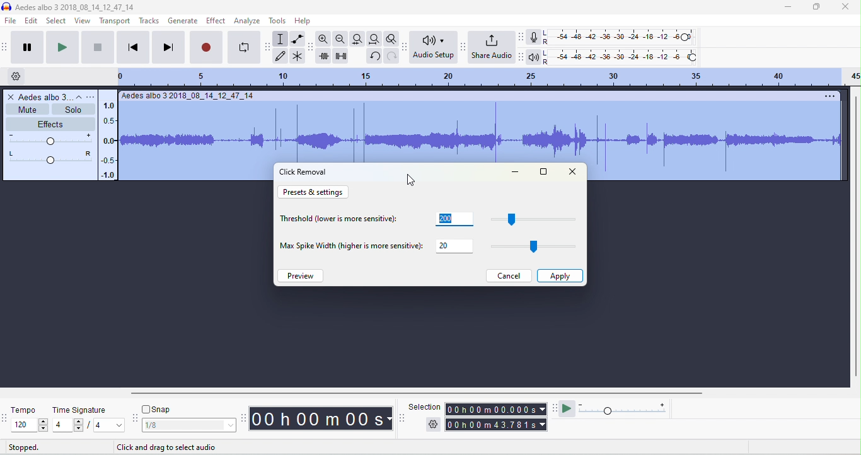  I want to click on play, so click(62, 46).